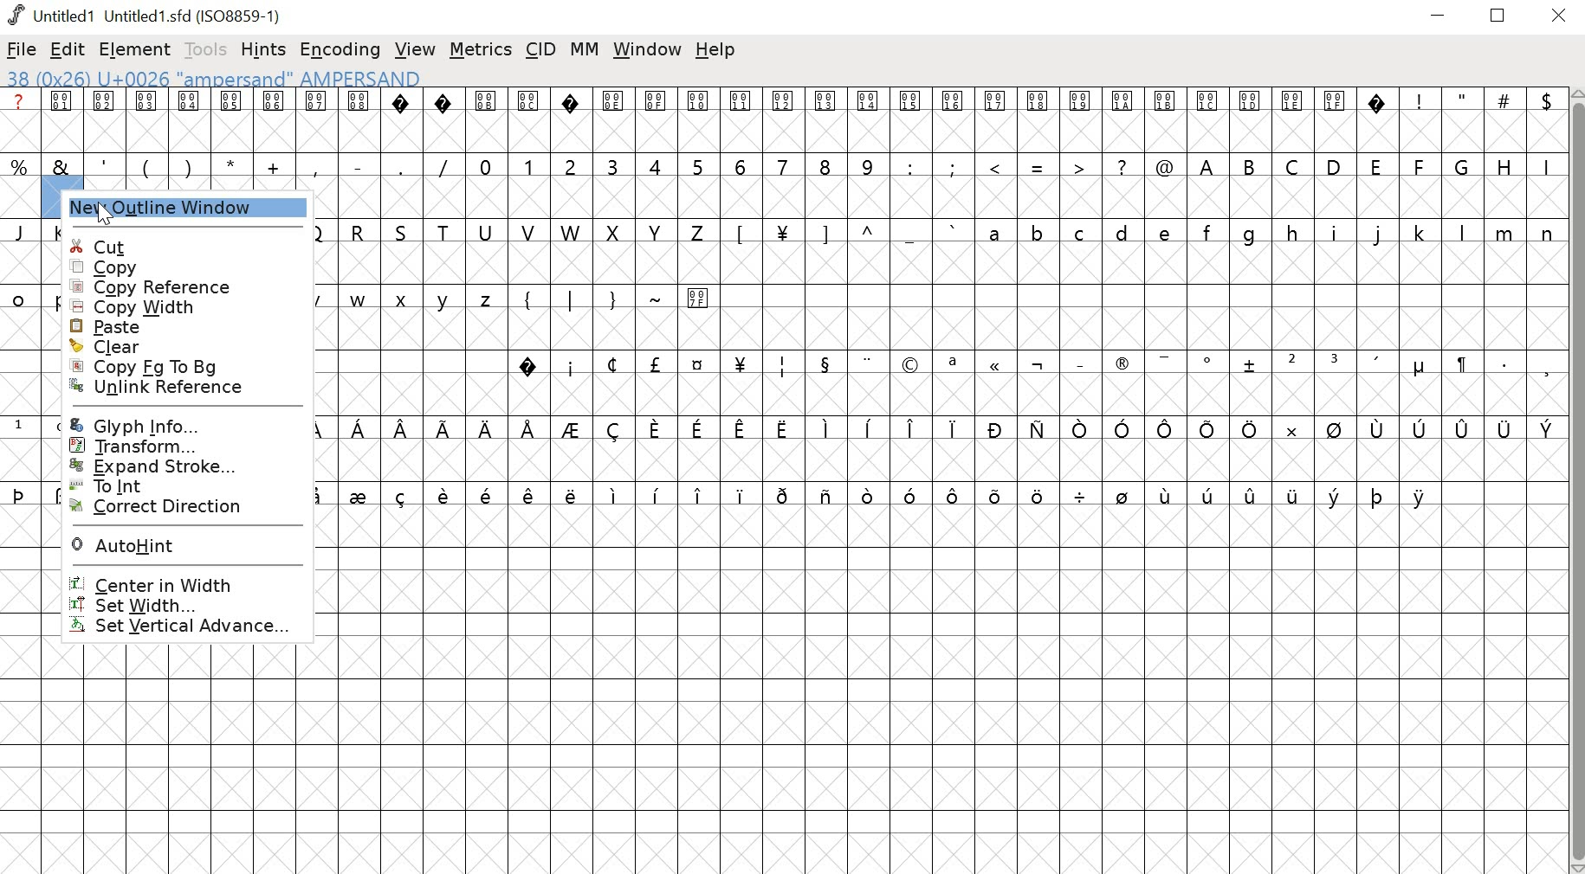  I want to click on B, so click(1251, 166).